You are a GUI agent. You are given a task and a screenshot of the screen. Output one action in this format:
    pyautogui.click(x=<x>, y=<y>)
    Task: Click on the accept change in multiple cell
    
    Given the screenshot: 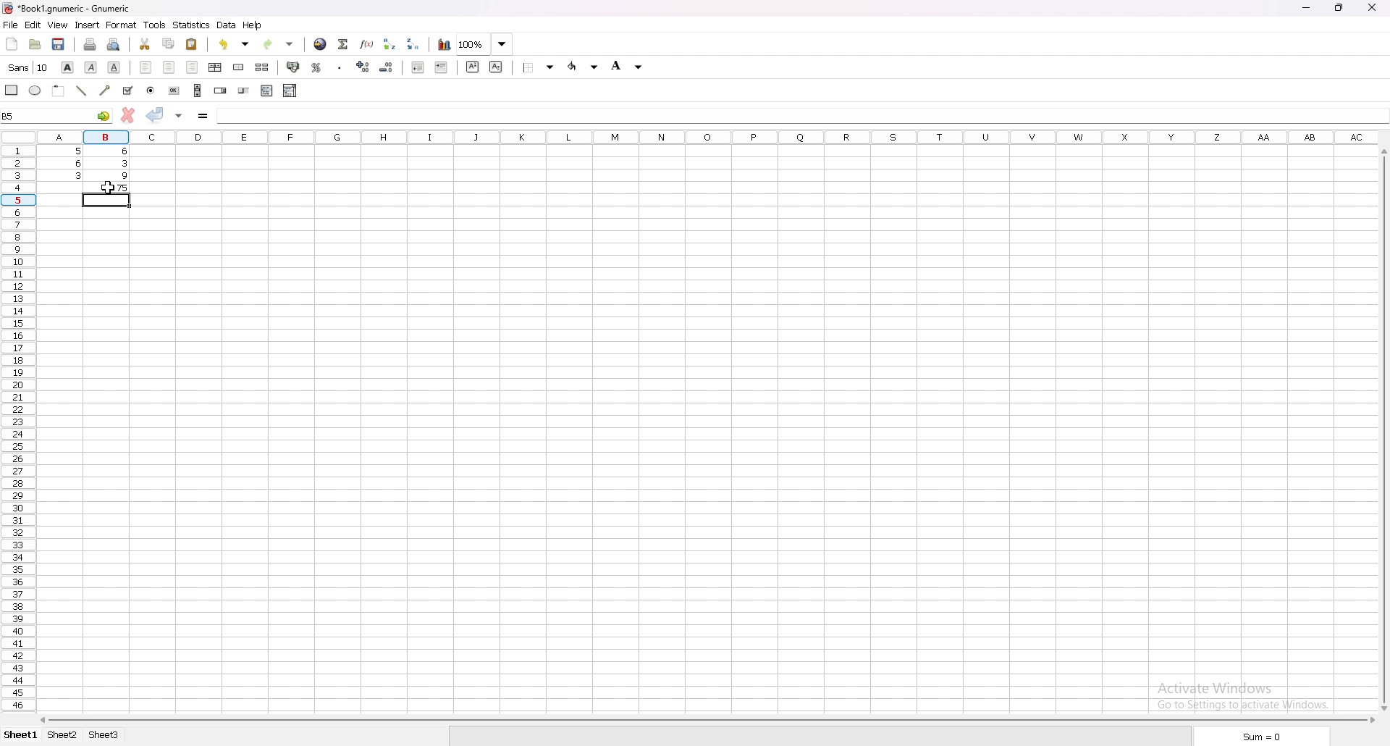 What is the action you would take?
    pyautogui.click(x=179, y=117)
    